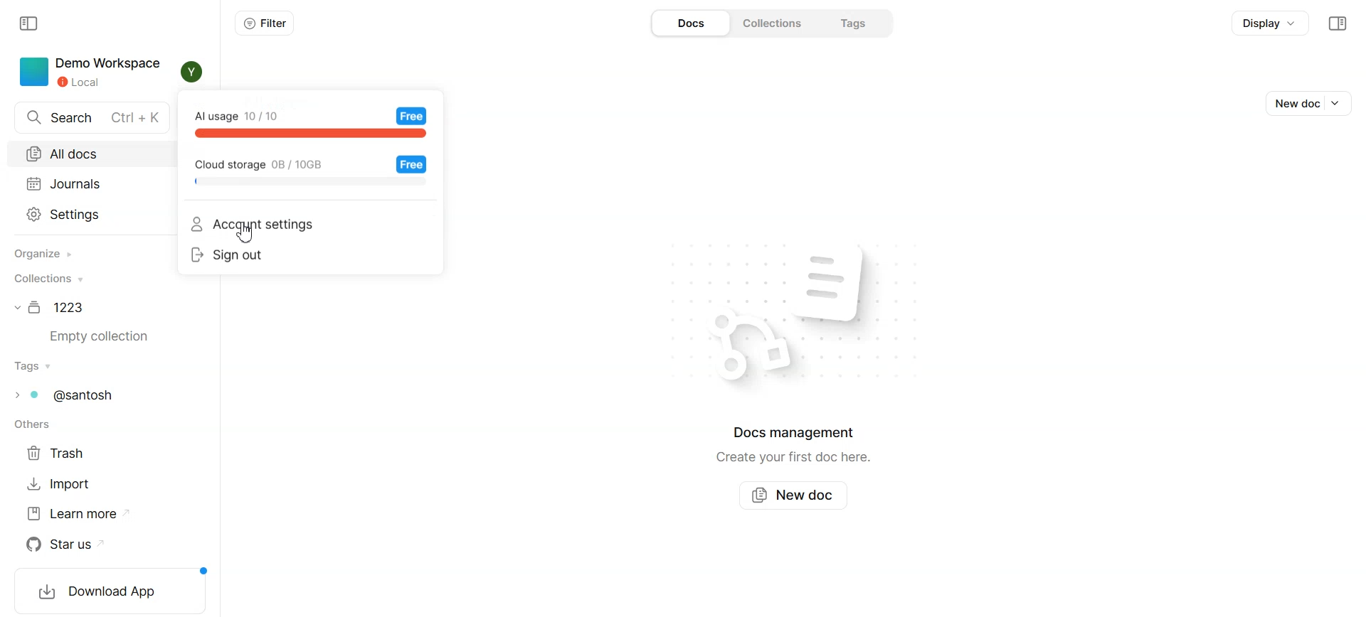 The width and height of the screenshot is (1366, 617). I want to click on AI Usage bar, so click(251, 114).